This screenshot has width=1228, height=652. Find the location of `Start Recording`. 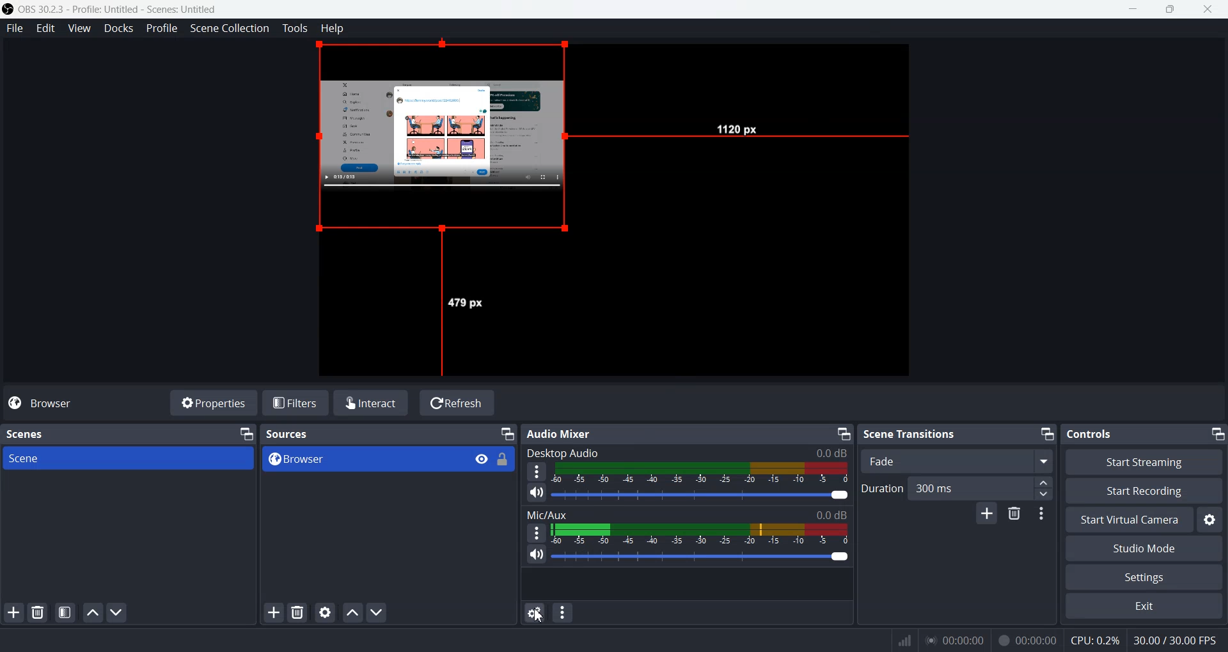

Start Recording is located at coordinates (1144, 490).